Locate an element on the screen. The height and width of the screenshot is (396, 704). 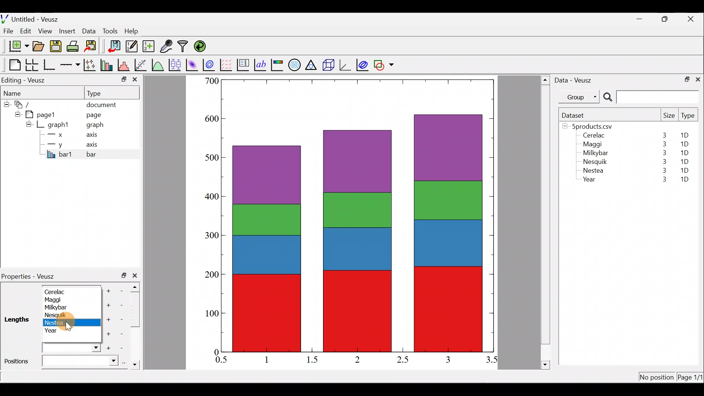
Print the document is located at coordinates (75, 46).